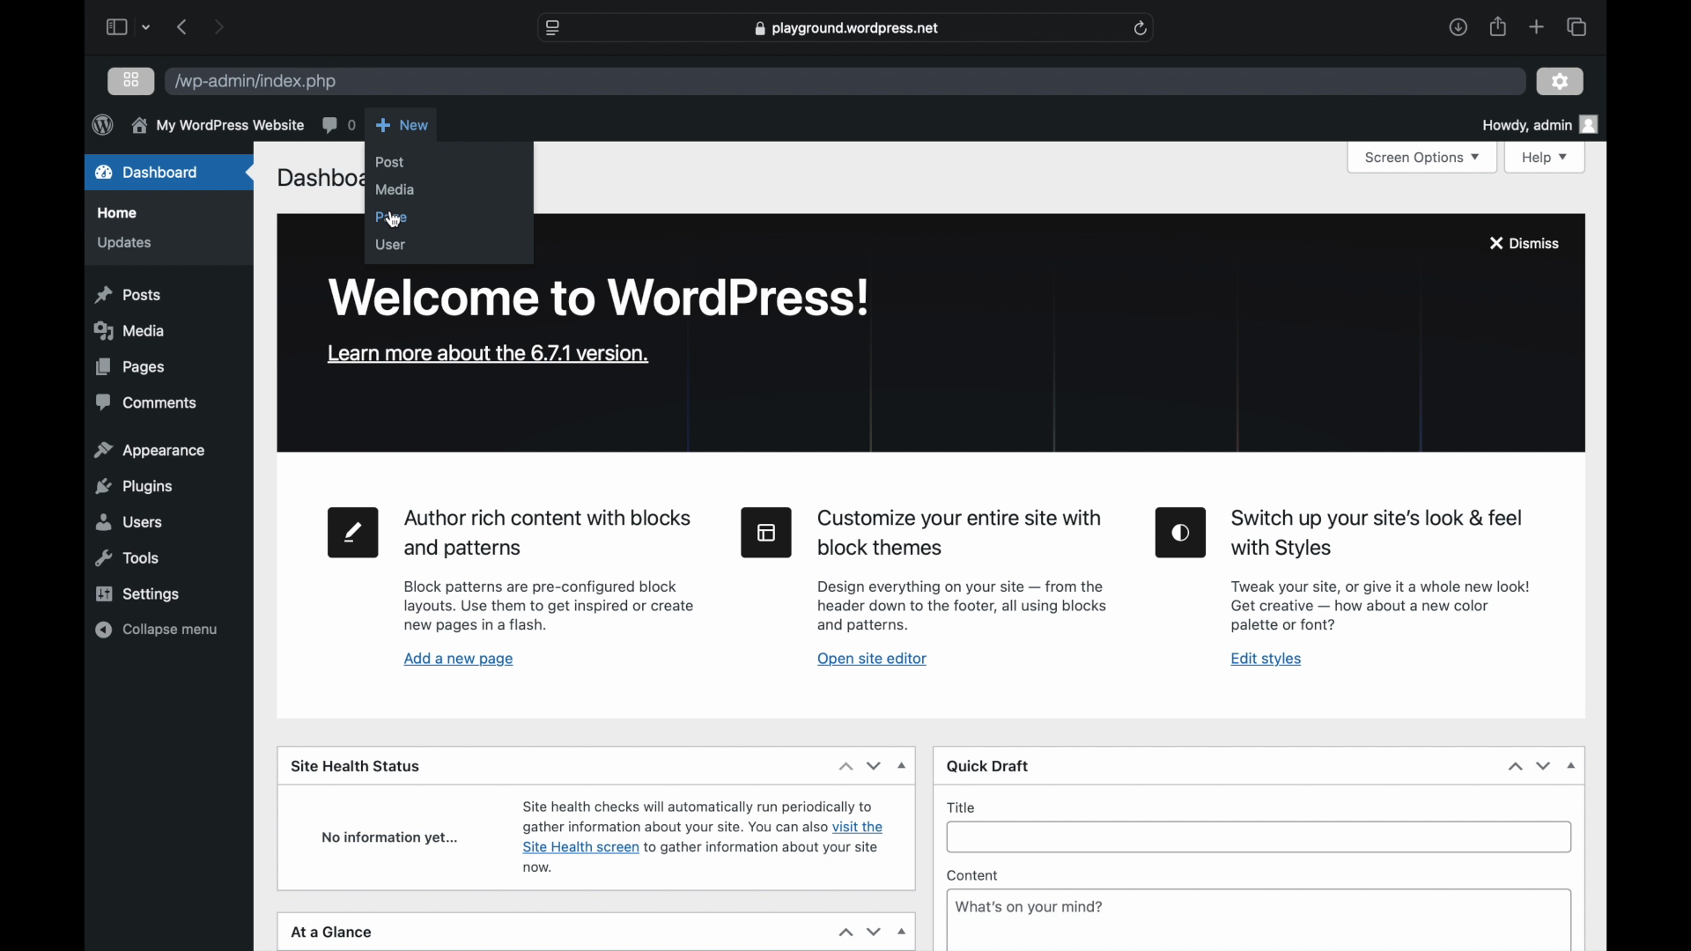 The height and width of the screenshot is (951, 1691). What do you see at coordinates (338, 125) in the screenshot?
I see `comments` at bounding box center [338, 125].